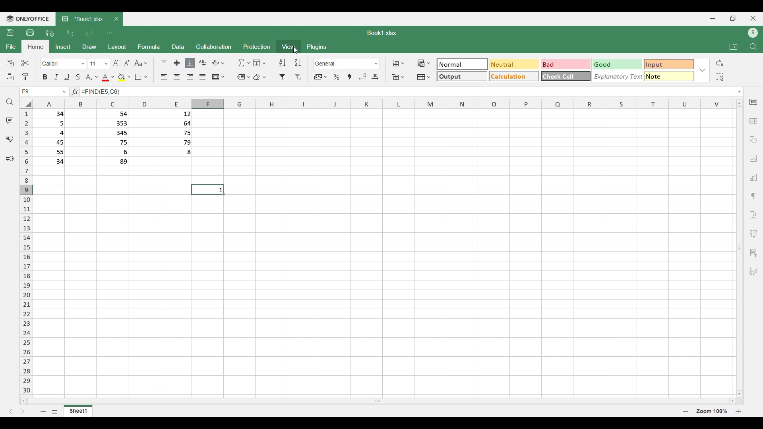 This screenshot has width=763, height=429. Describe the element at coordinates (347, 64) in the screenshot. I see `Format options` at that location.